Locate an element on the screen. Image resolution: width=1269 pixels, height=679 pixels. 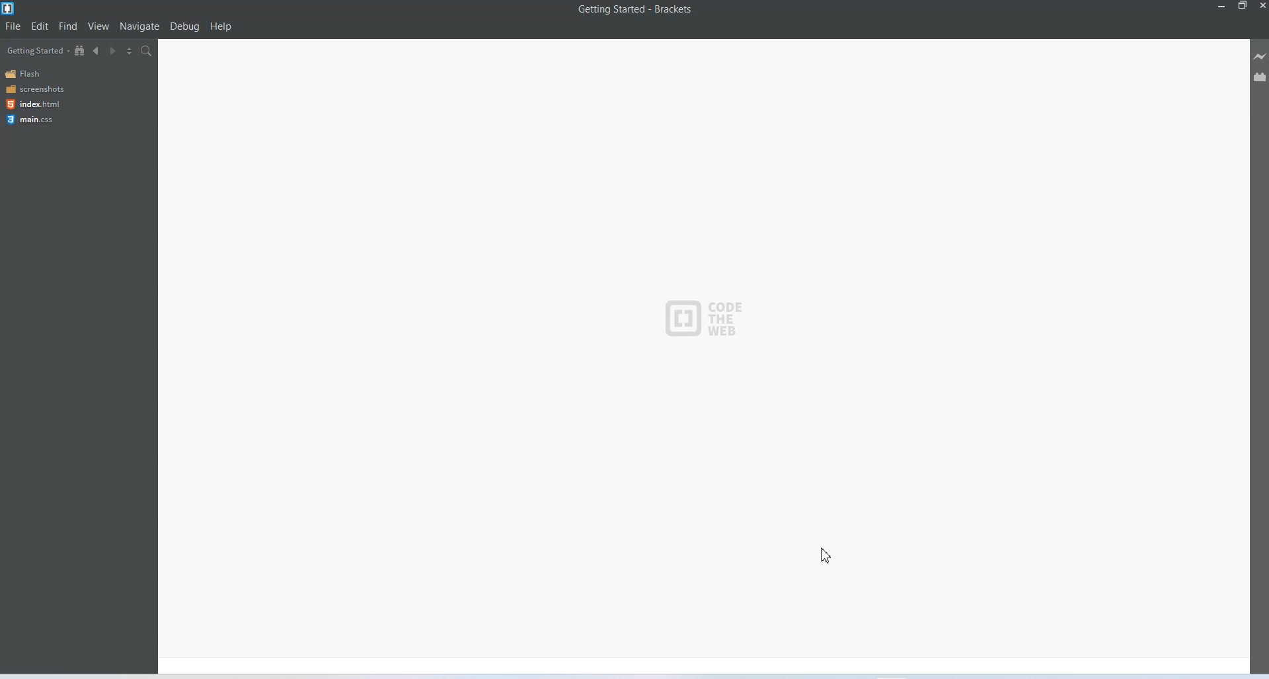
View is located at coordinates (98, 26).